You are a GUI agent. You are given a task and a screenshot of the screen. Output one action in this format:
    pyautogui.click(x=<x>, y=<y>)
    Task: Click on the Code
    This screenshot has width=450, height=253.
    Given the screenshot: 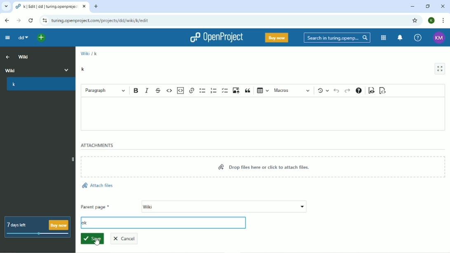 What is the action you would take?
    pyautogui.click(x=170, y=90)
    